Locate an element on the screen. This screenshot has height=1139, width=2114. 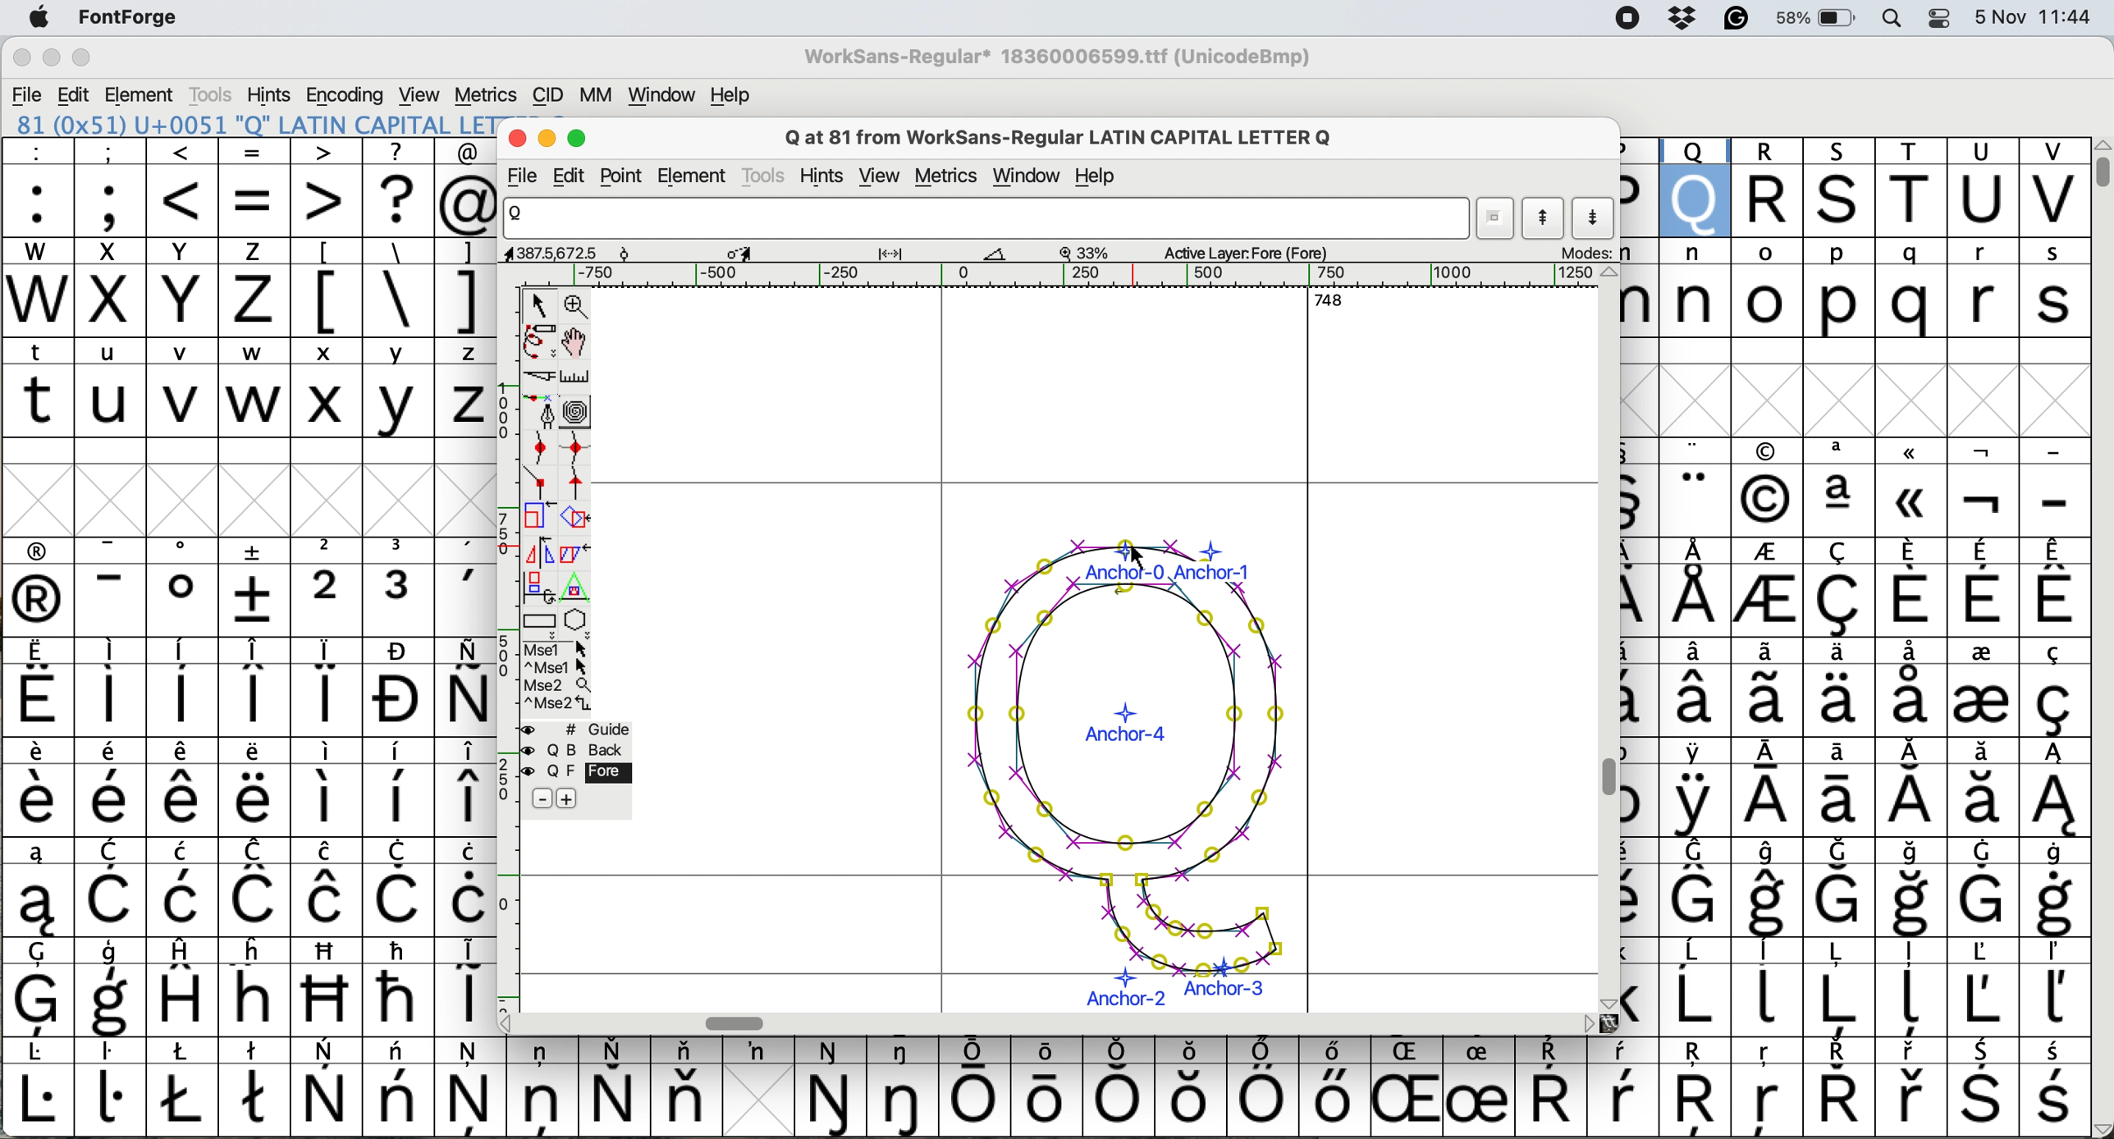
selector is located at coordinates (542, 306).